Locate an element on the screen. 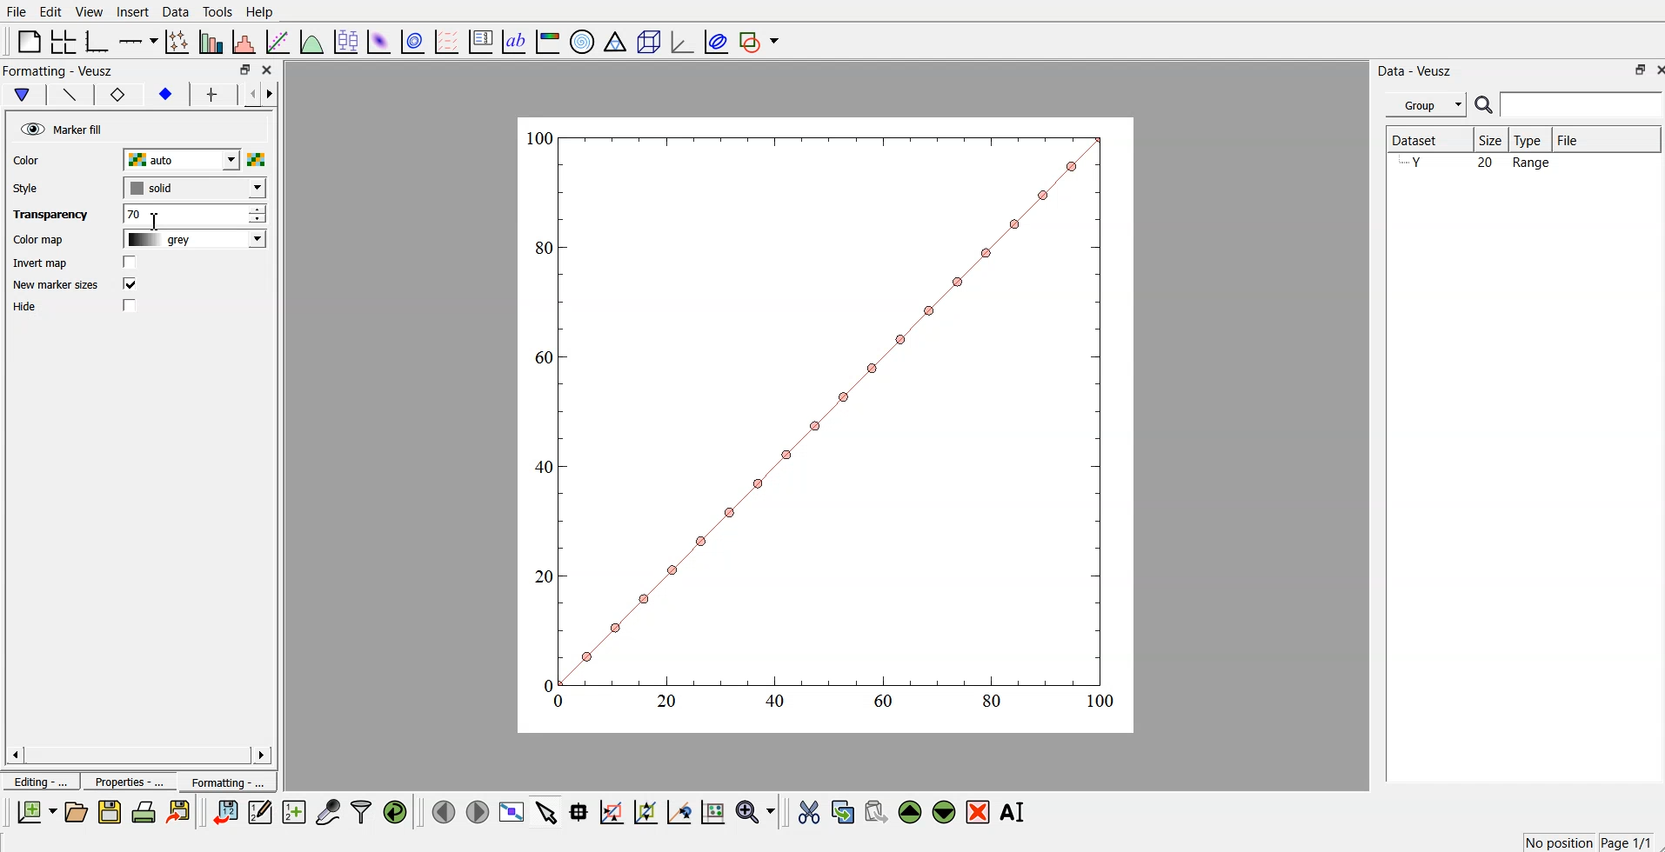  image color bar is located at coordinates (549, 40).